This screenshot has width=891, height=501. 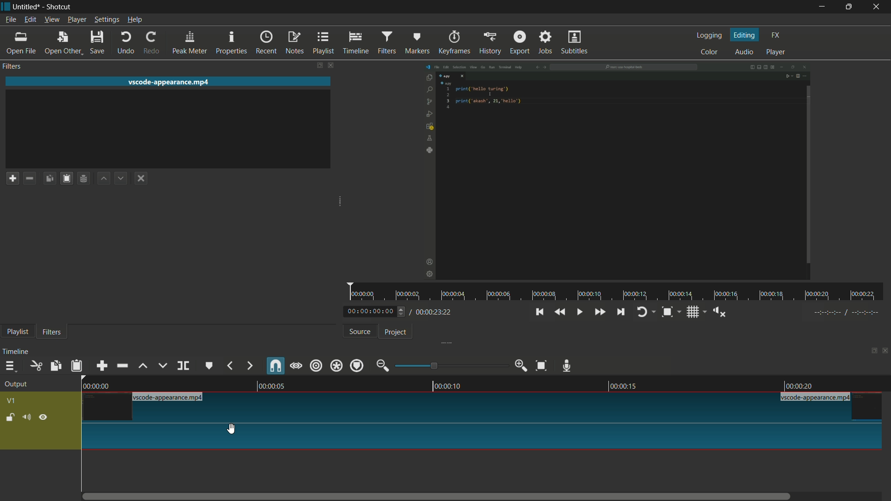 I want to click on properties, so click(x=232, y=43).